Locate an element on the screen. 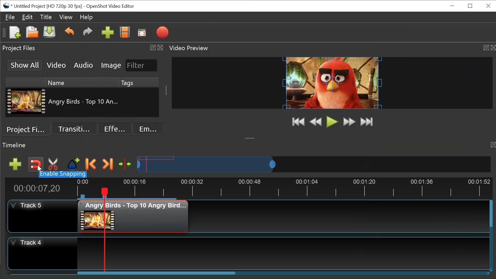 This screenshot has width=496, height=279. Choose Profile is located at coordinates (125, 32).